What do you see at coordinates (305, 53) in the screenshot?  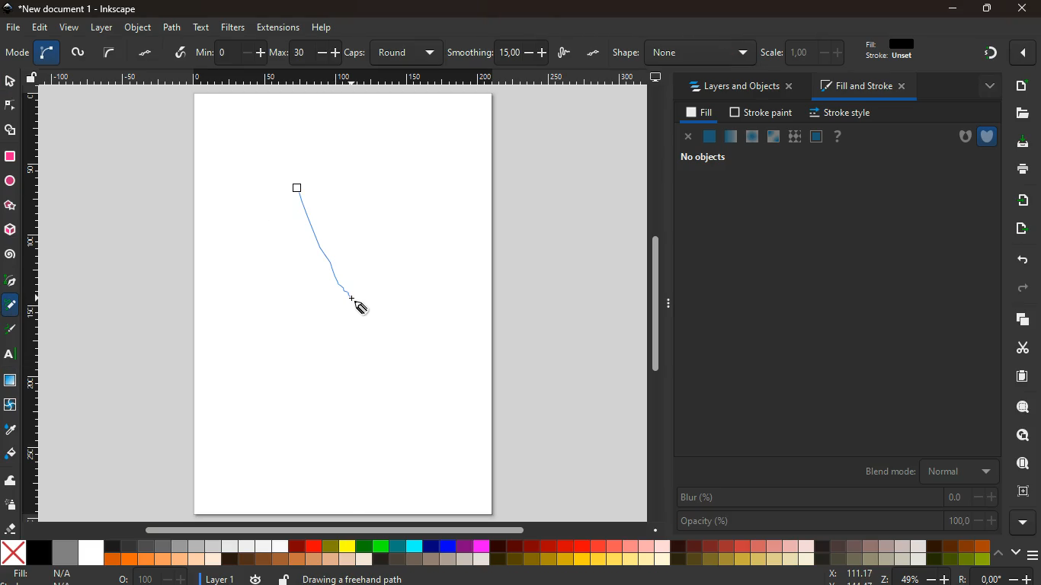 I see `max` at bounding box center [305, 53].